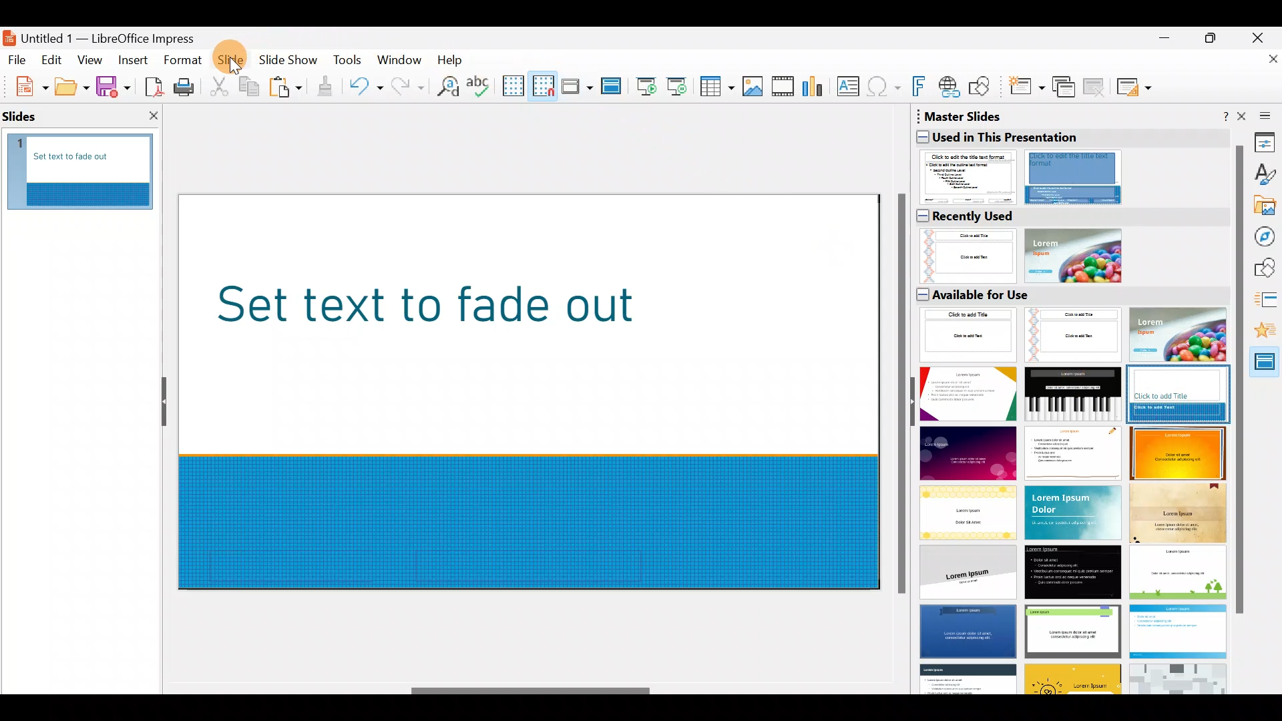  I want to click on Close document, so click(1265, 65).